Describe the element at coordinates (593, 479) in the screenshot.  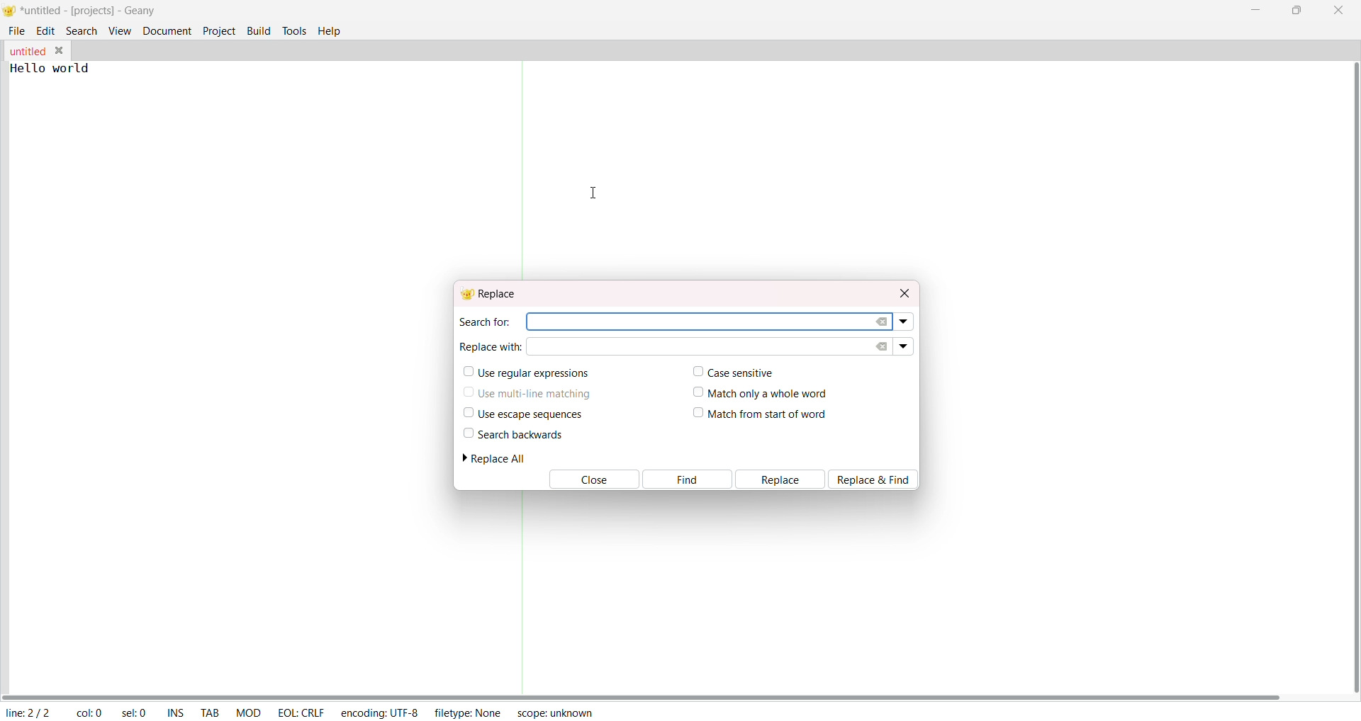
I see `close` at that location.